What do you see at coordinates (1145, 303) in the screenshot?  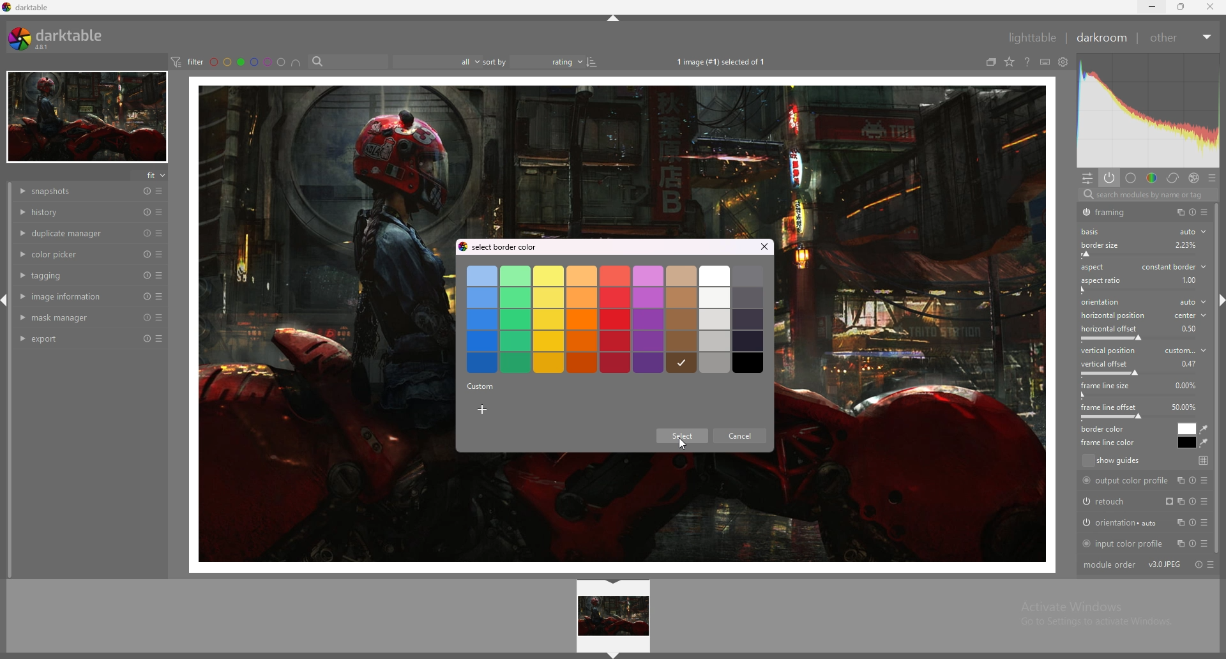 I see `orientation` at bounding box center [1145, 303].